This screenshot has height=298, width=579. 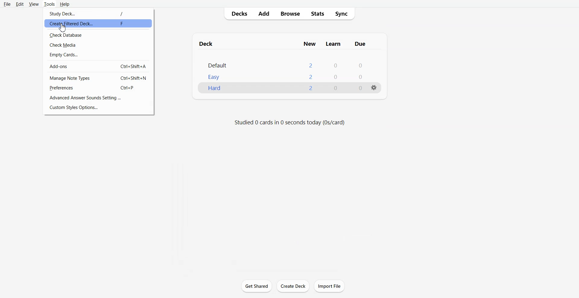 I want to click on Manage Note Types, so click(x=99, y=78).